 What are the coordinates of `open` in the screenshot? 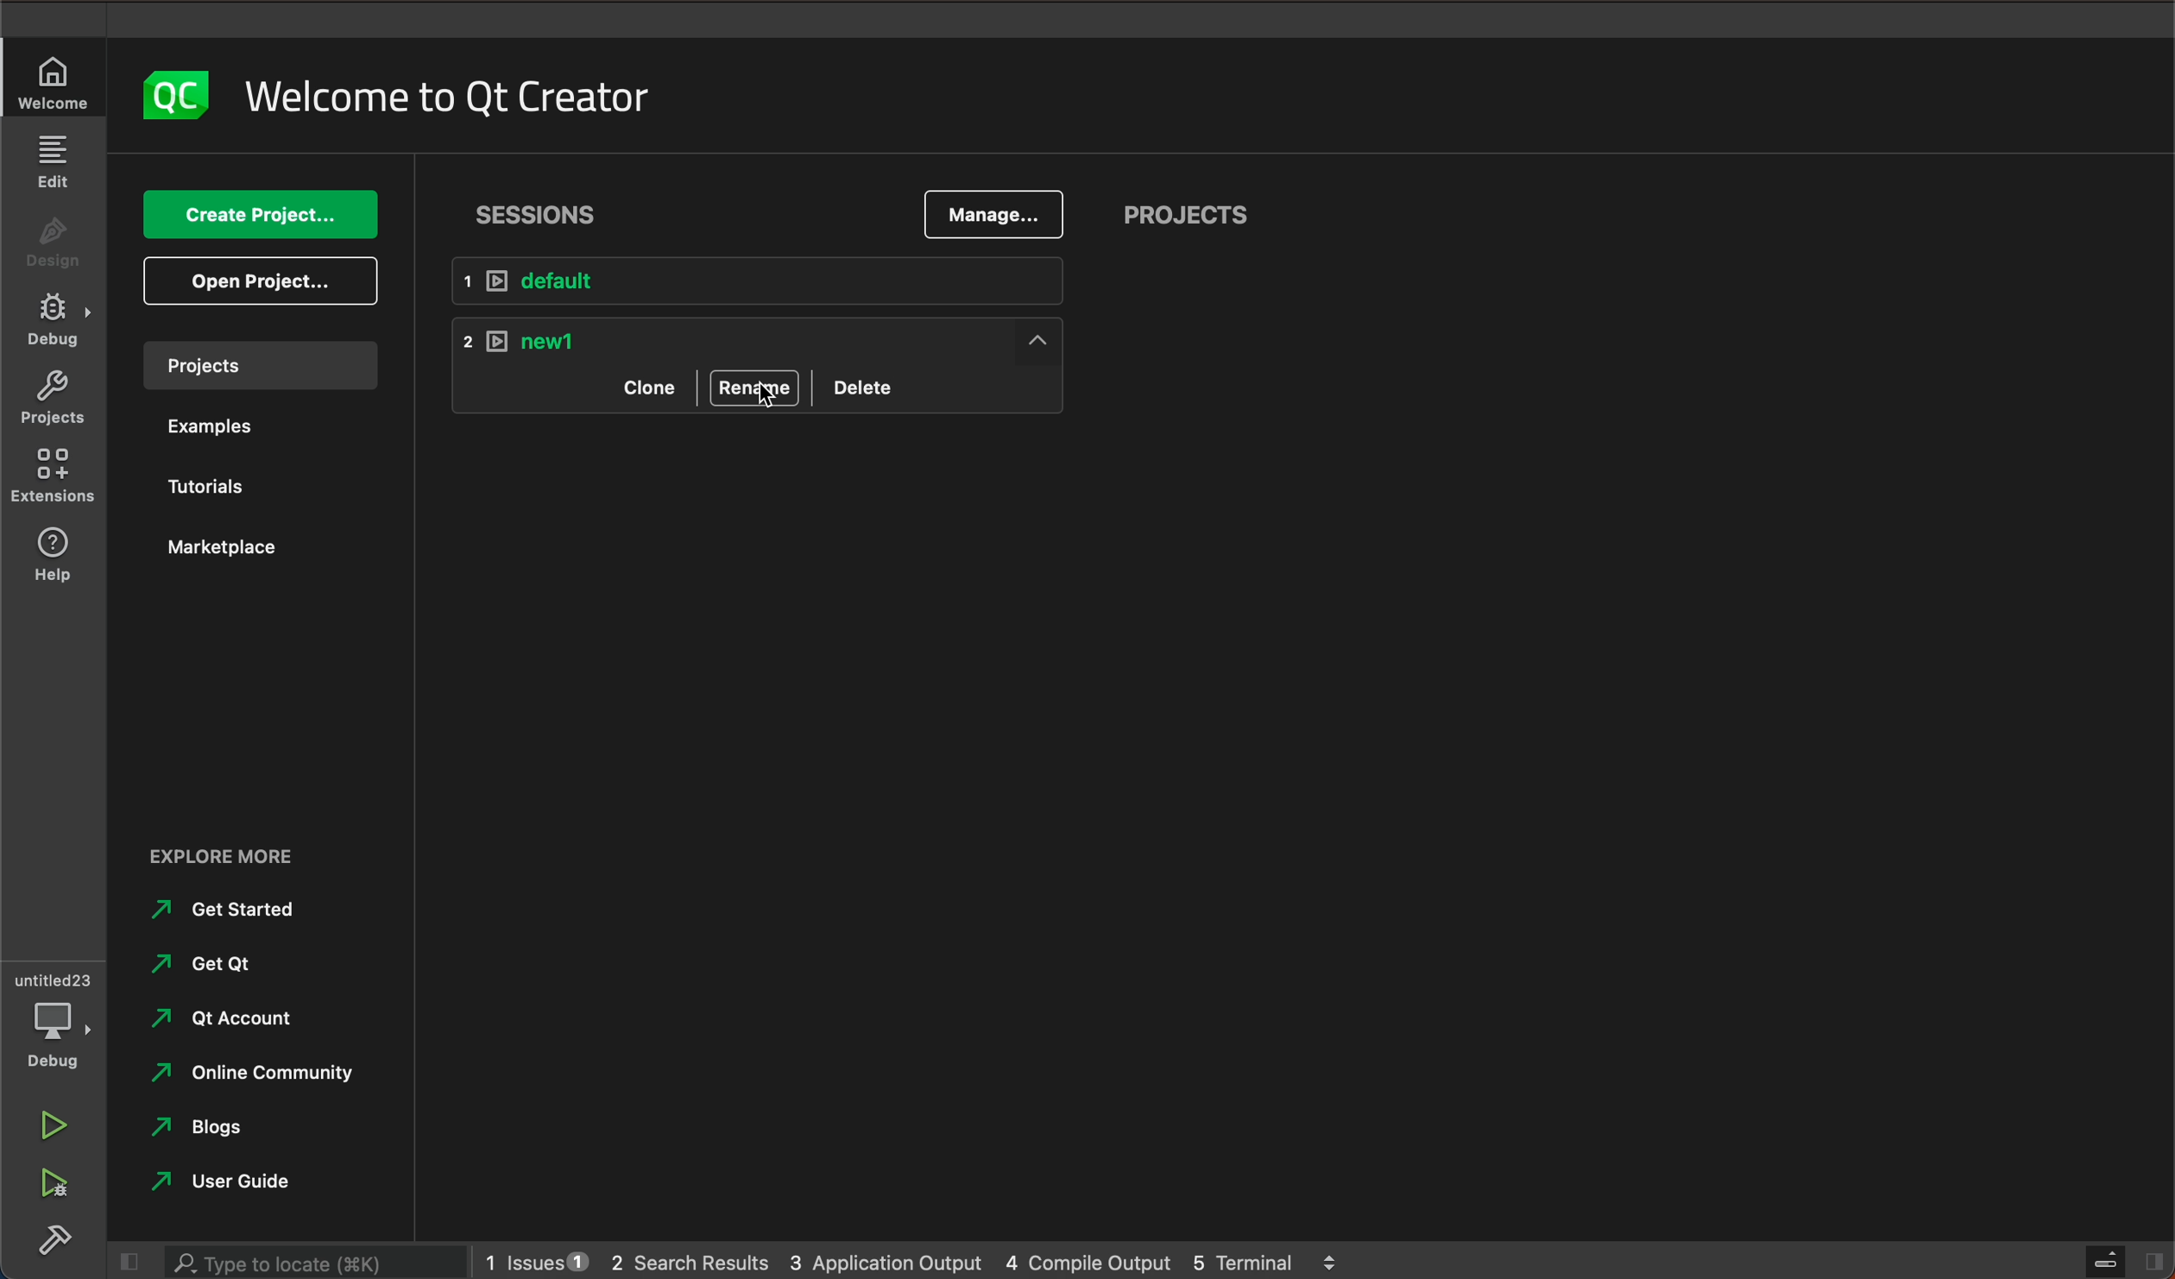 It's located at (262, 280).